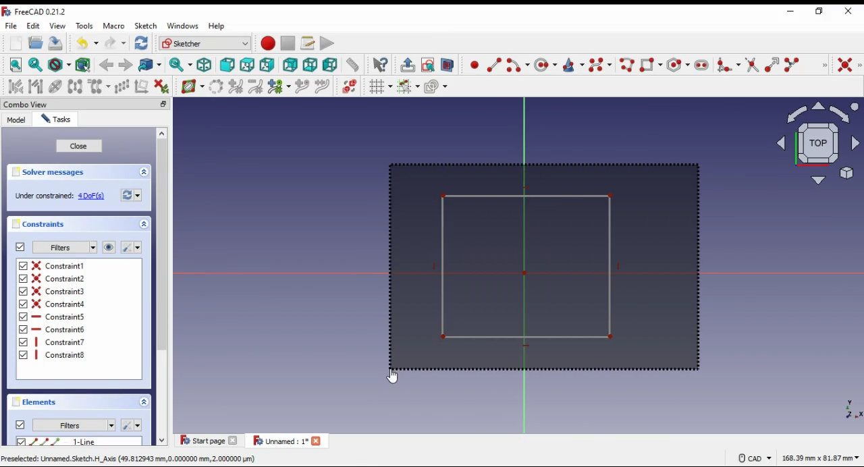 The width and height of the screenshot is (864, 467). What do you see at coordinates (23, 312) in the screenshot?
I see `checkbox` at bounding box center [23, 312].